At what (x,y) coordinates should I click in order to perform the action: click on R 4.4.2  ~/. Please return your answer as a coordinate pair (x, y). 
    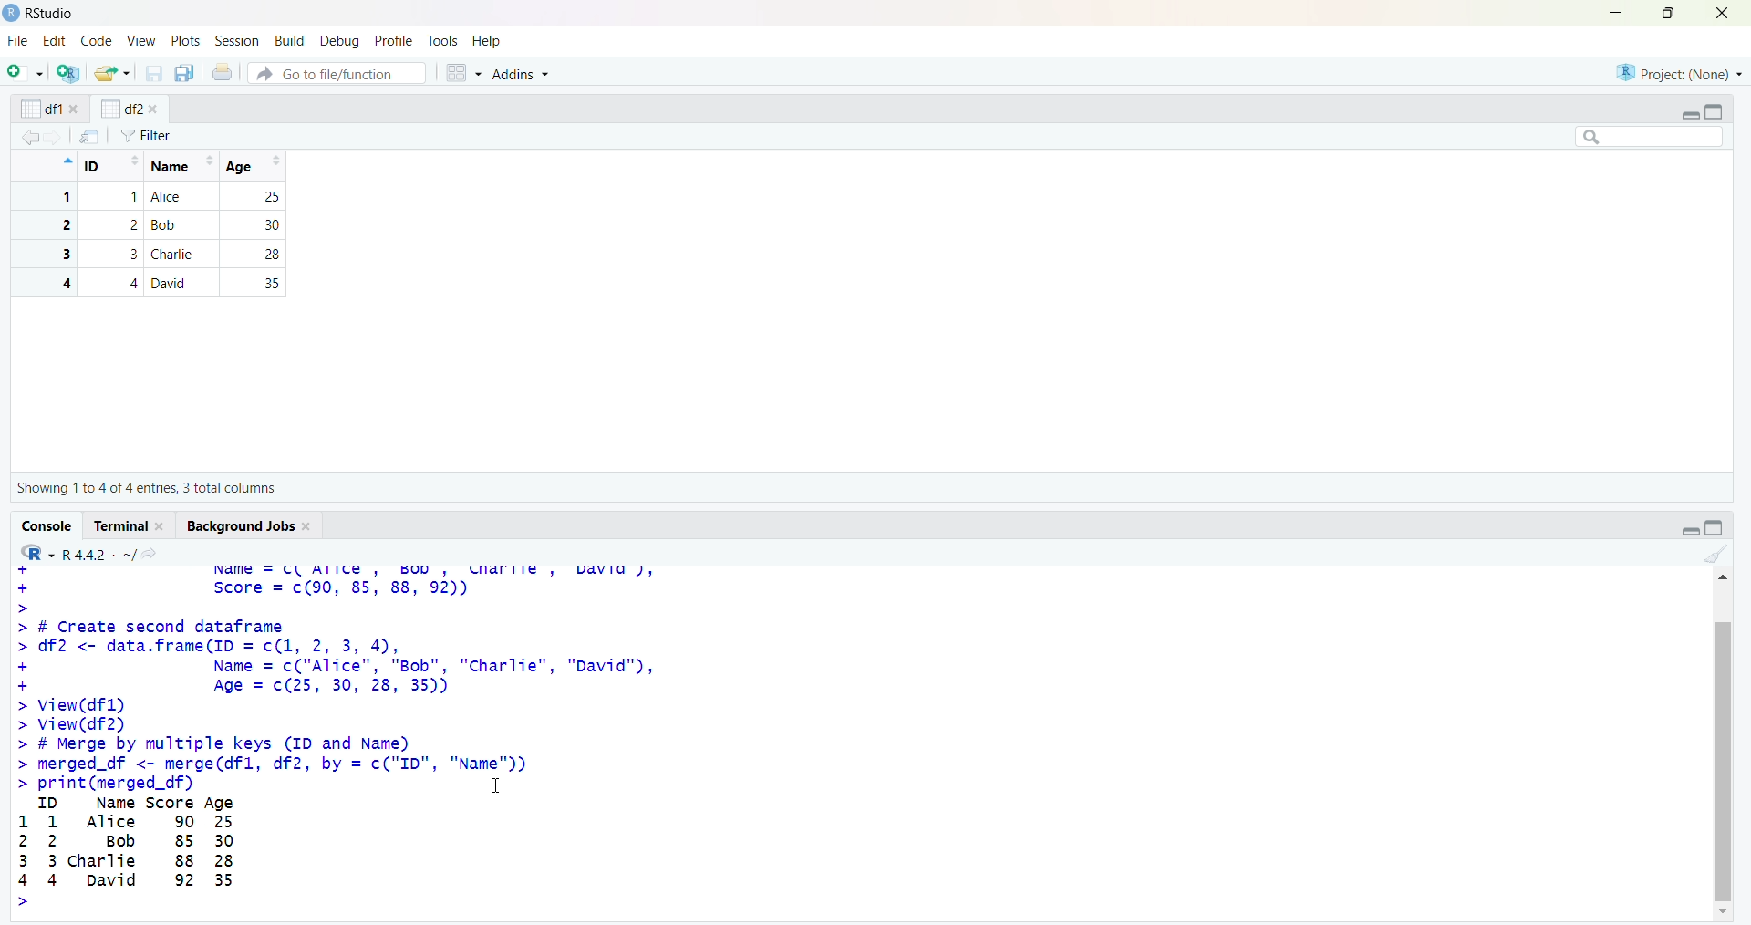
    Looking at the image, I should click on (98, 555).